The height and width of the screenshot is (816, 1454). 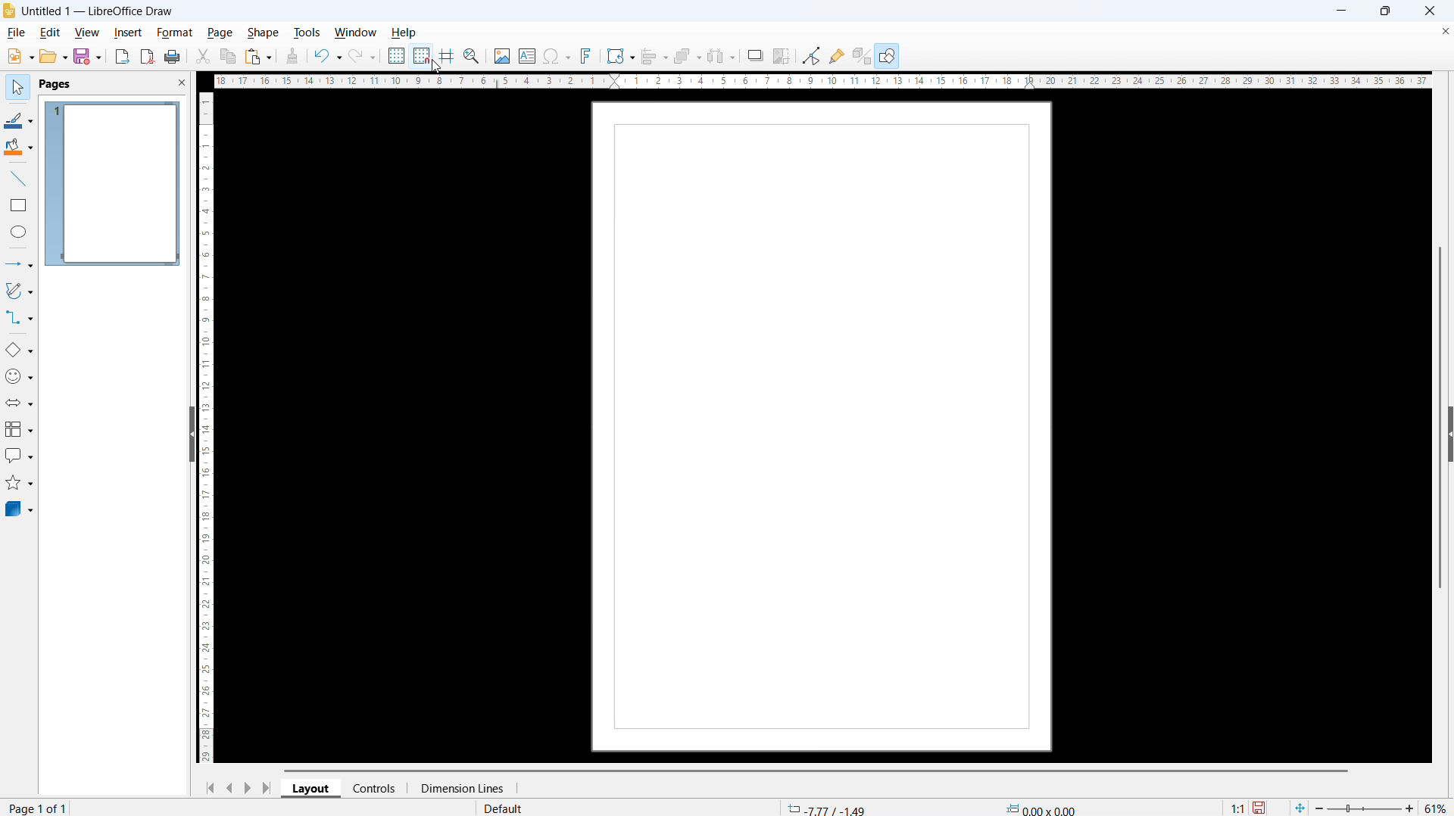 I want to click on Arrange , so click(x=687, y=56).